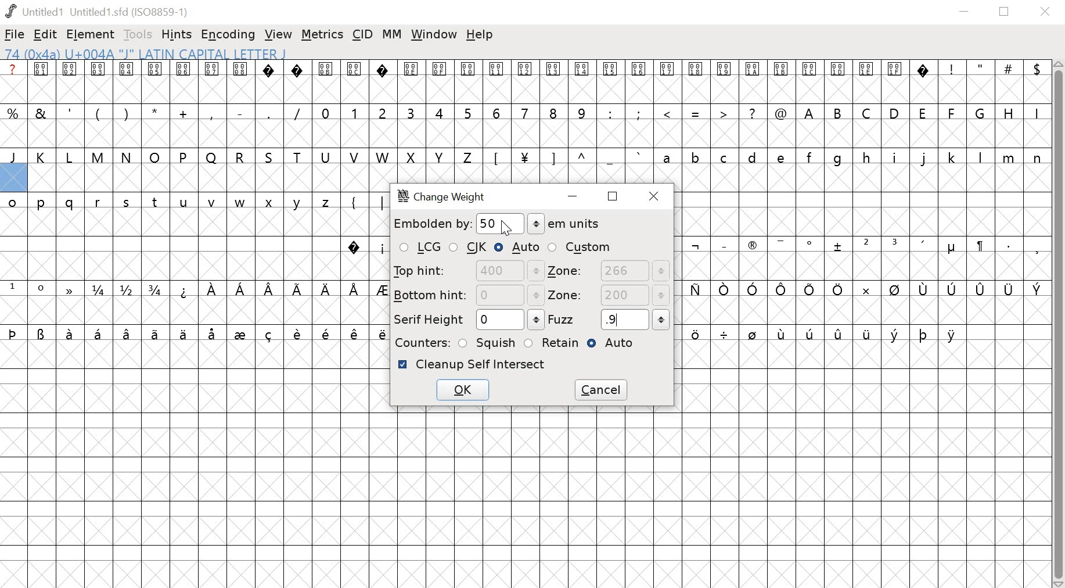 The image size is (1065, 588). I want to click on CUSTOM, so click(580, 247).